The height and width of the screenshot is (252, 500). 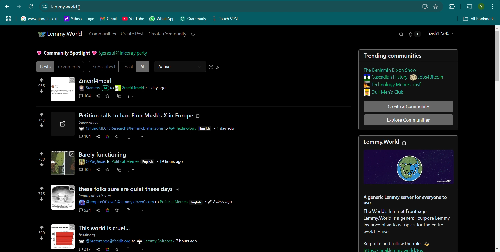 I want to click on 104, so click(x=86, y=97).